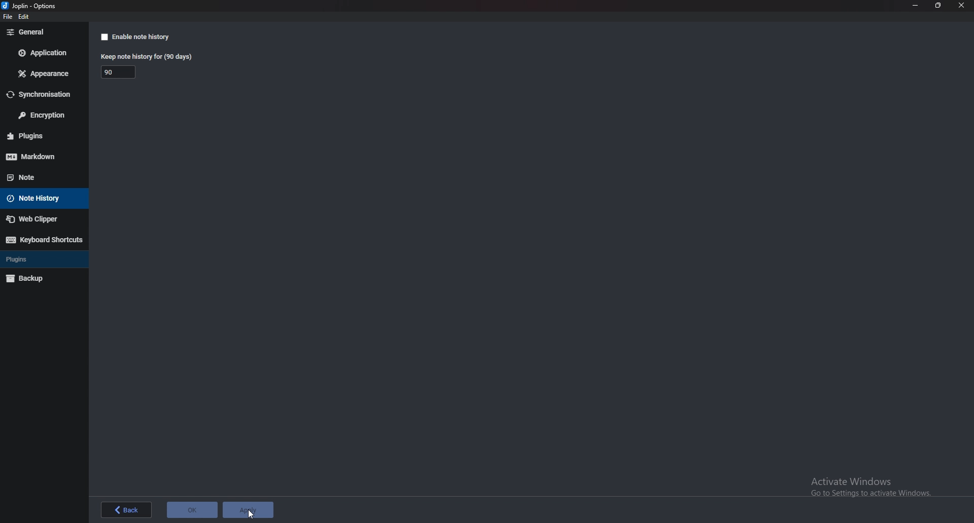 The image size is (974, 523). I want to click on Keyboard shortcuts, so click(43, 240).